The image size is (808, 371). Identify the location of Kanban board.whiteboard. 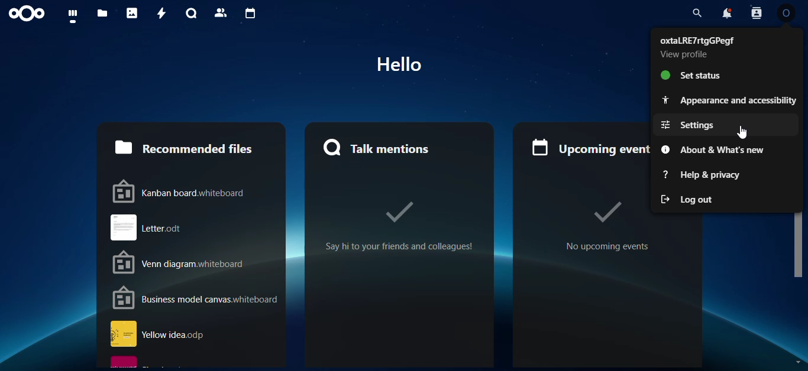
(196, 191).